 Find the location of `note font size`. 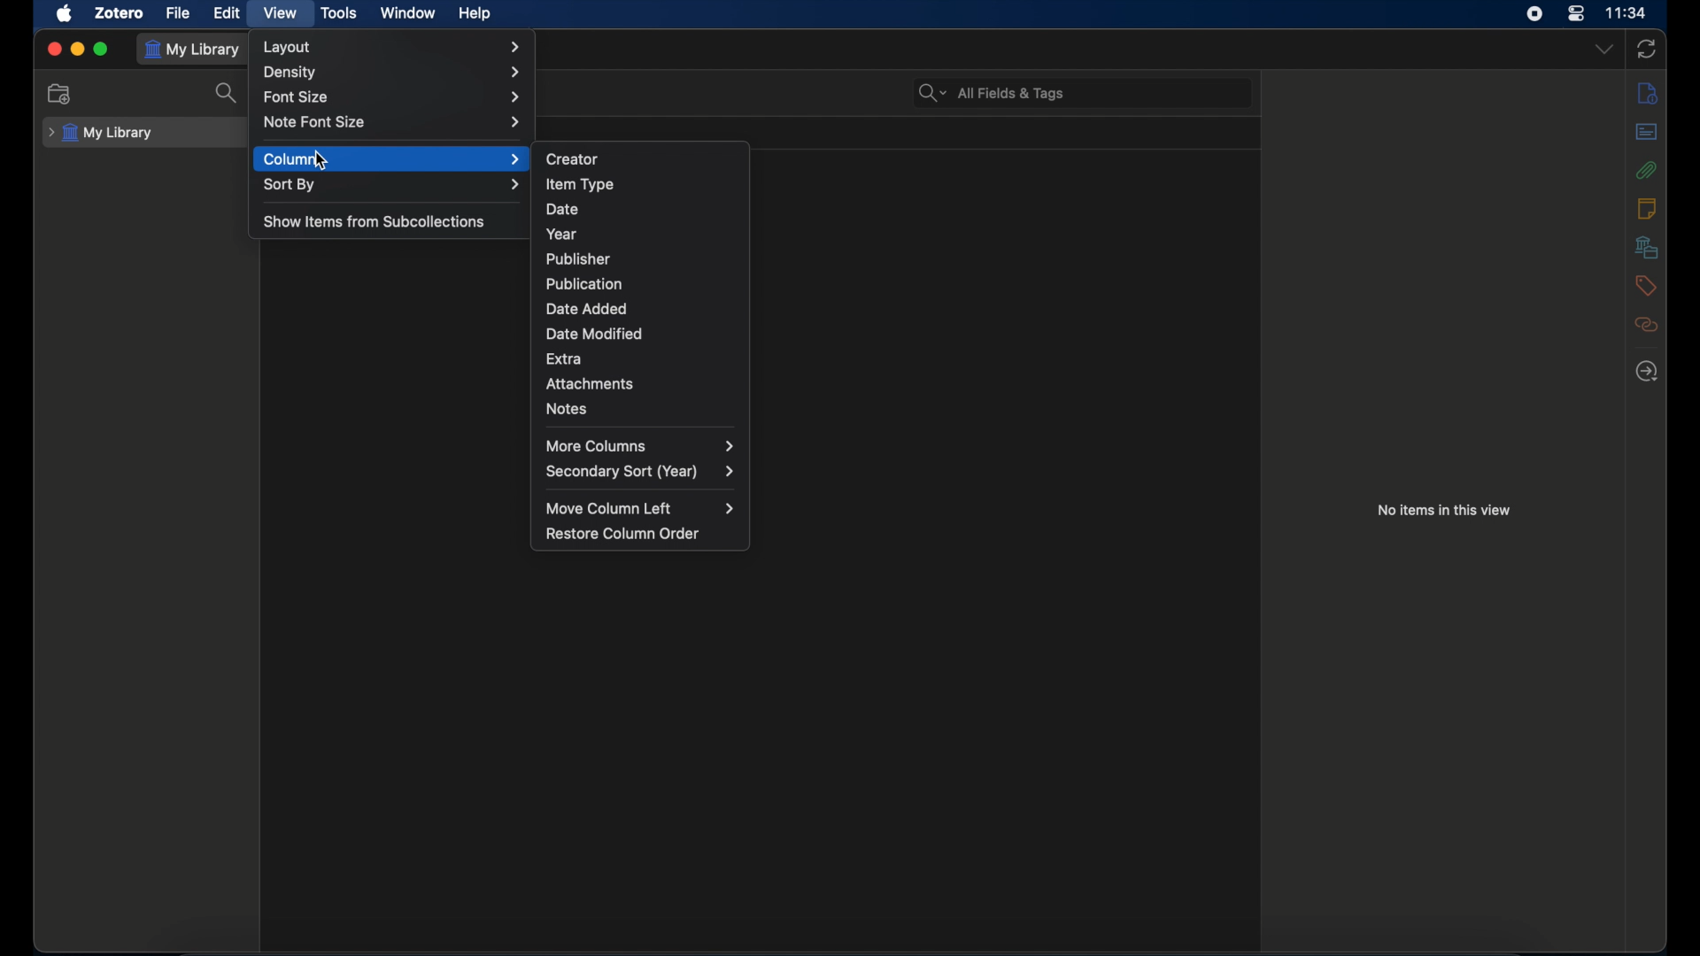

note font size is located at coordinates (393, 121).